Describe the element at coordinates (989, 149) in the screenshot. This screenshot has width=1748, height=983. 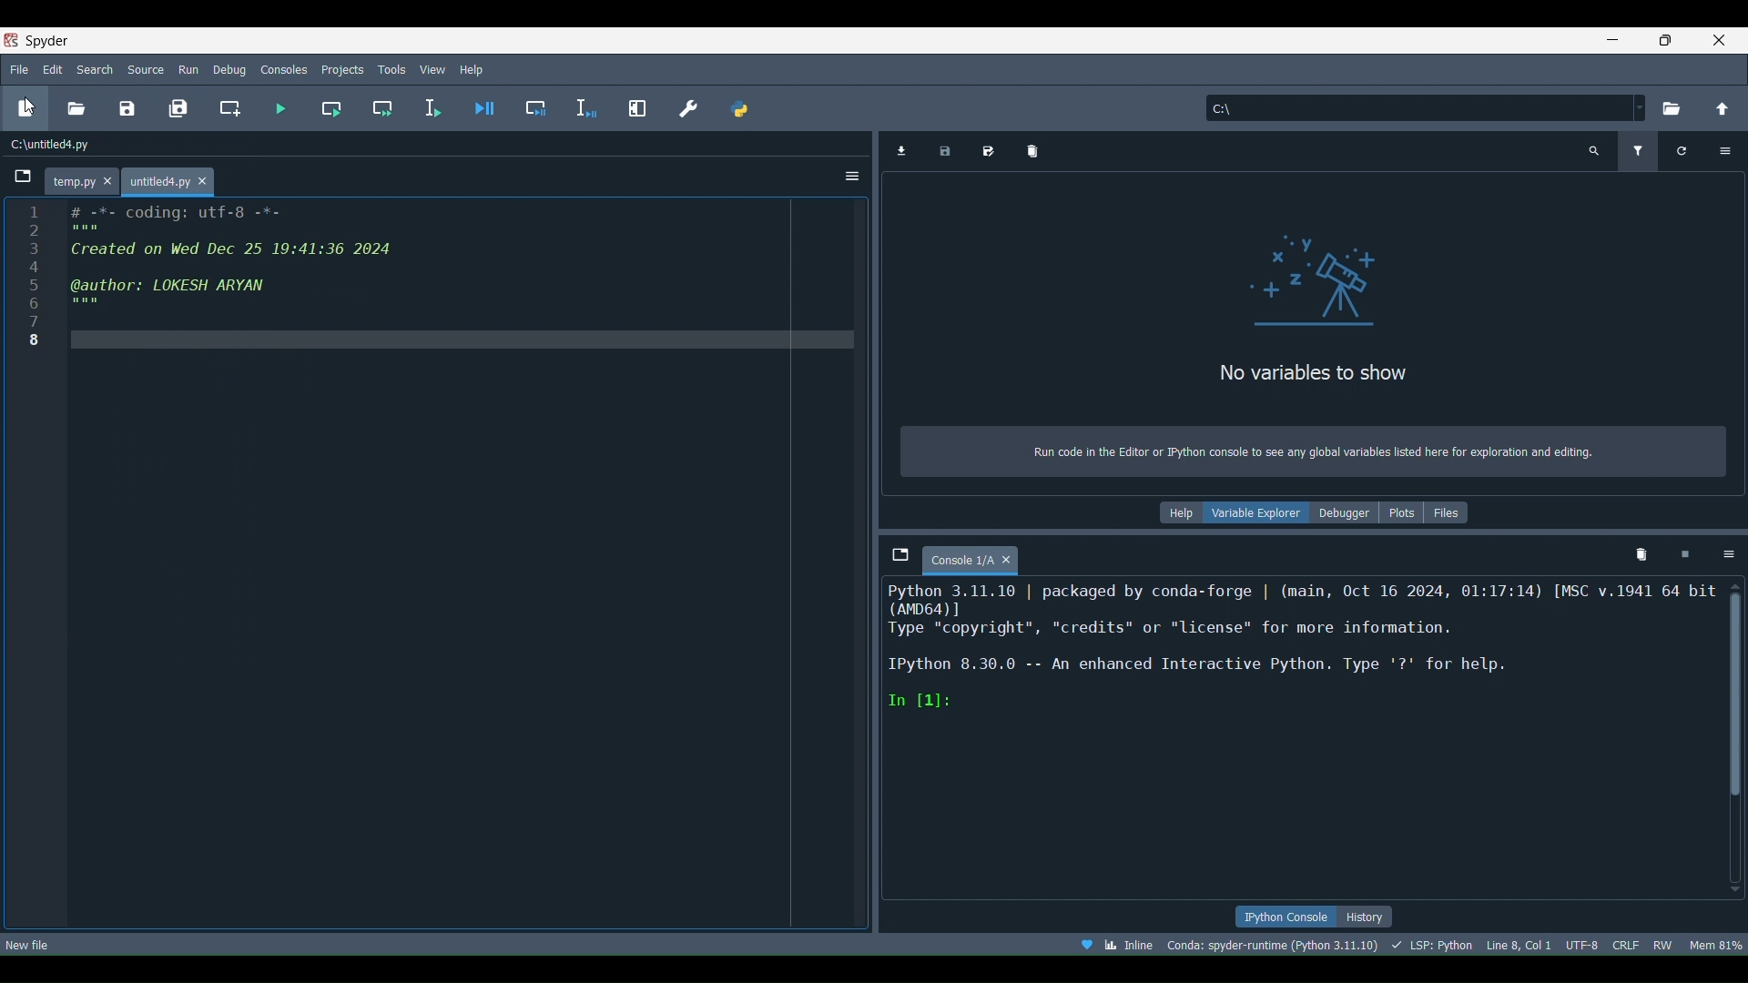
I see `Save data as` at that location.